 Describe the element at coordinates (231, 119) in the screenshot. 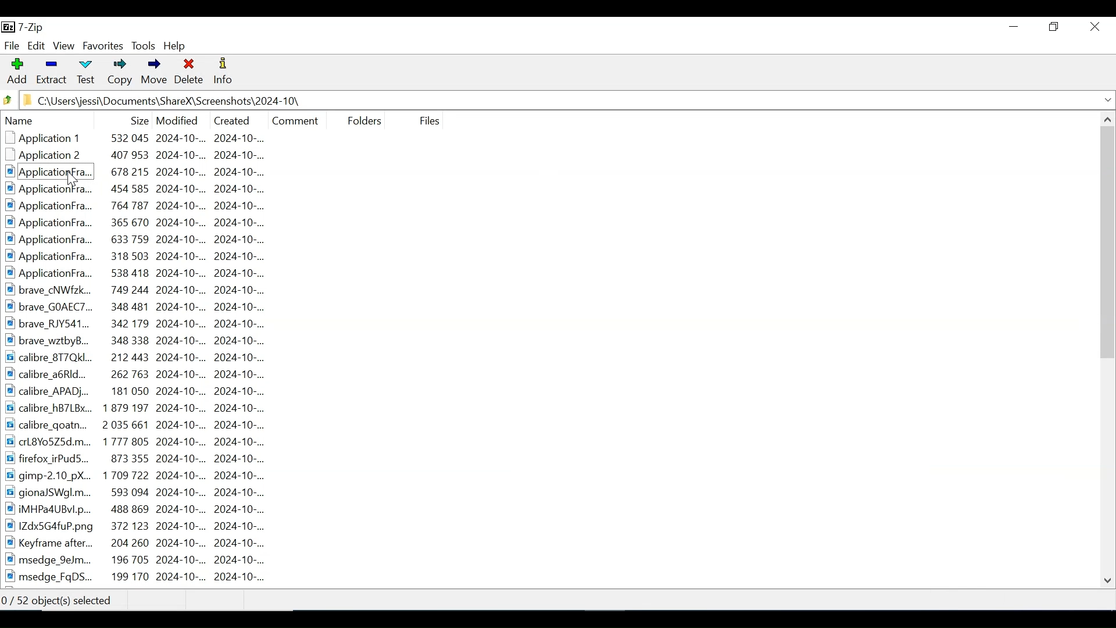

I see `Date Created` at that location.